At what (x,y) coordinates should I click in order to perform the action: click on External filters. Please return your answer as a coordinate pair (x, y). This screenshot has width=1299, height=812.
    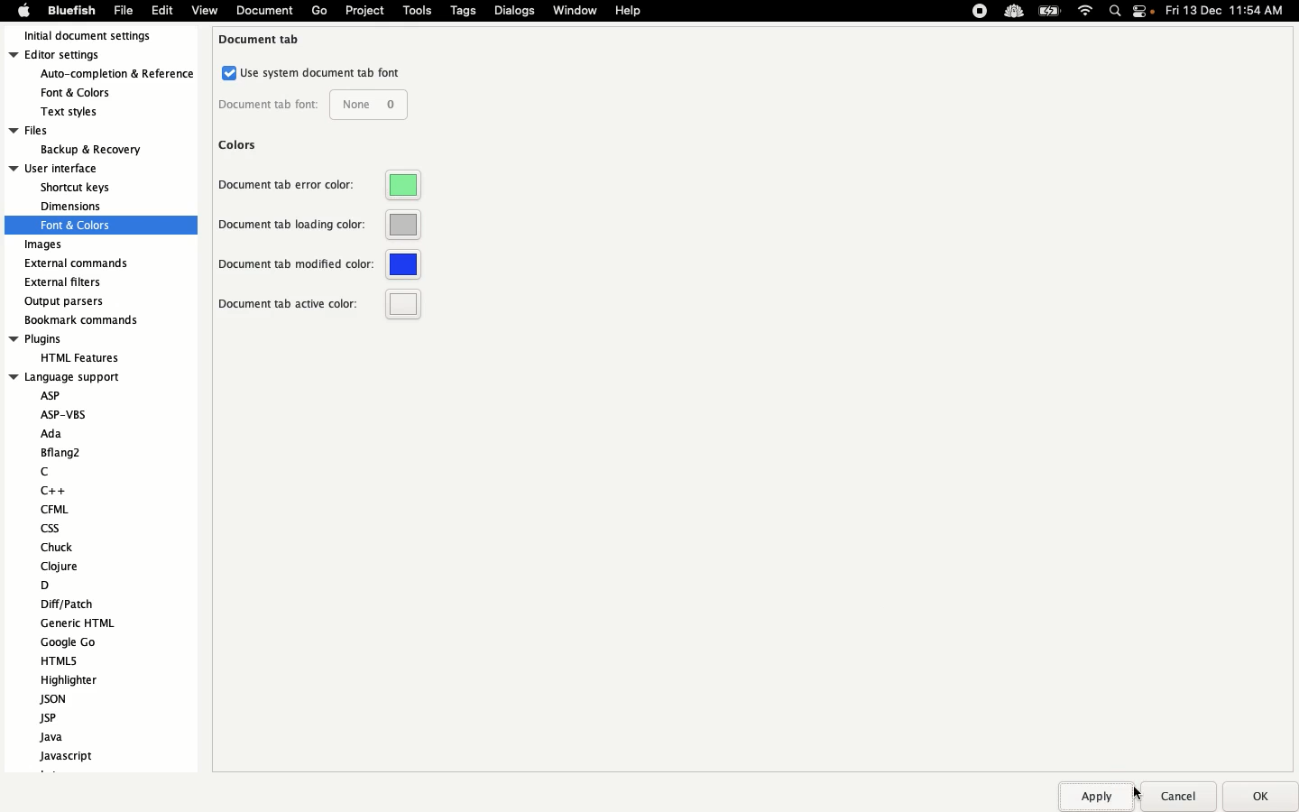
    Looking at the image, I should click on (66, 282).